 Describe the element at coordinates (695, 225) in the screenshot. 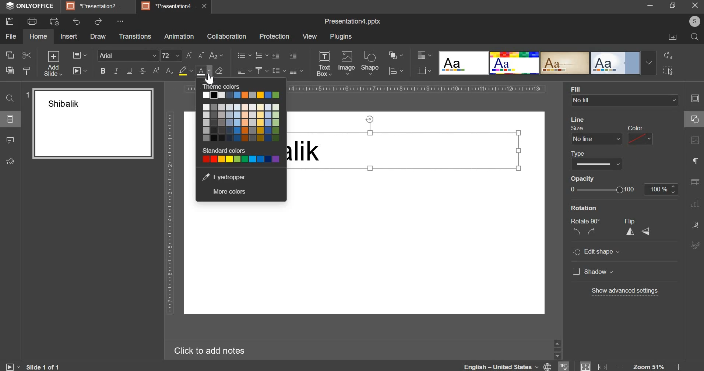

I see `text` at that location.